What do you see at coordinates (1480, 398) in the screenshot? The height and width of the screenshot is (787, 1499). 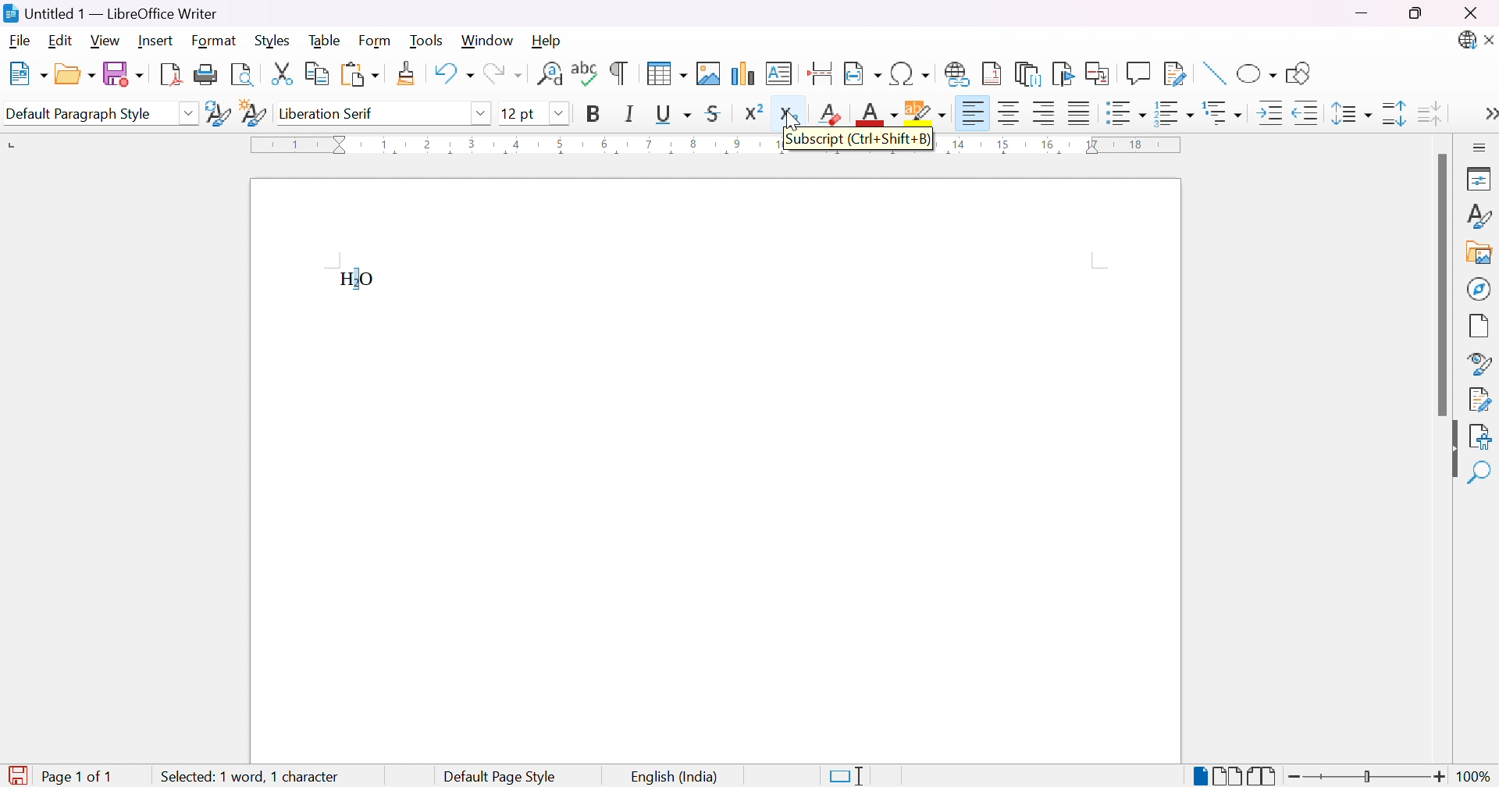 I see `Manage check` at bounding box center [1480, 398].